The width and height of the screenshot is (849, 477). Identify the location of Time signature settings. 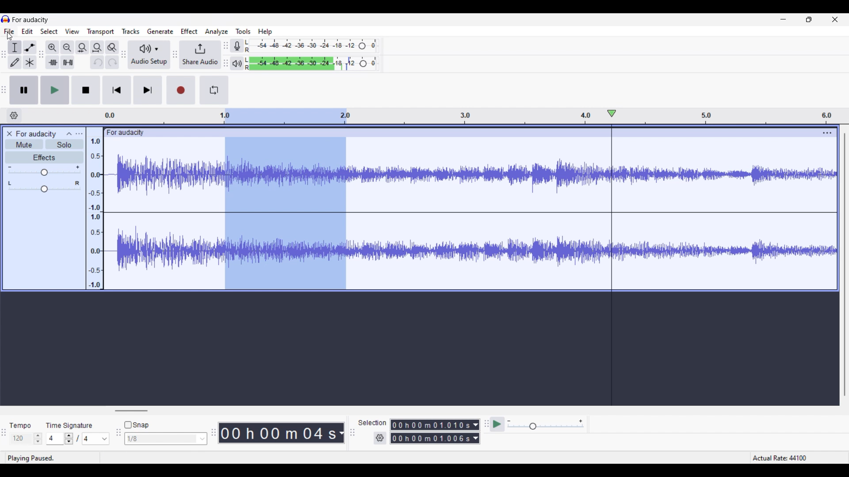
(78, 439).